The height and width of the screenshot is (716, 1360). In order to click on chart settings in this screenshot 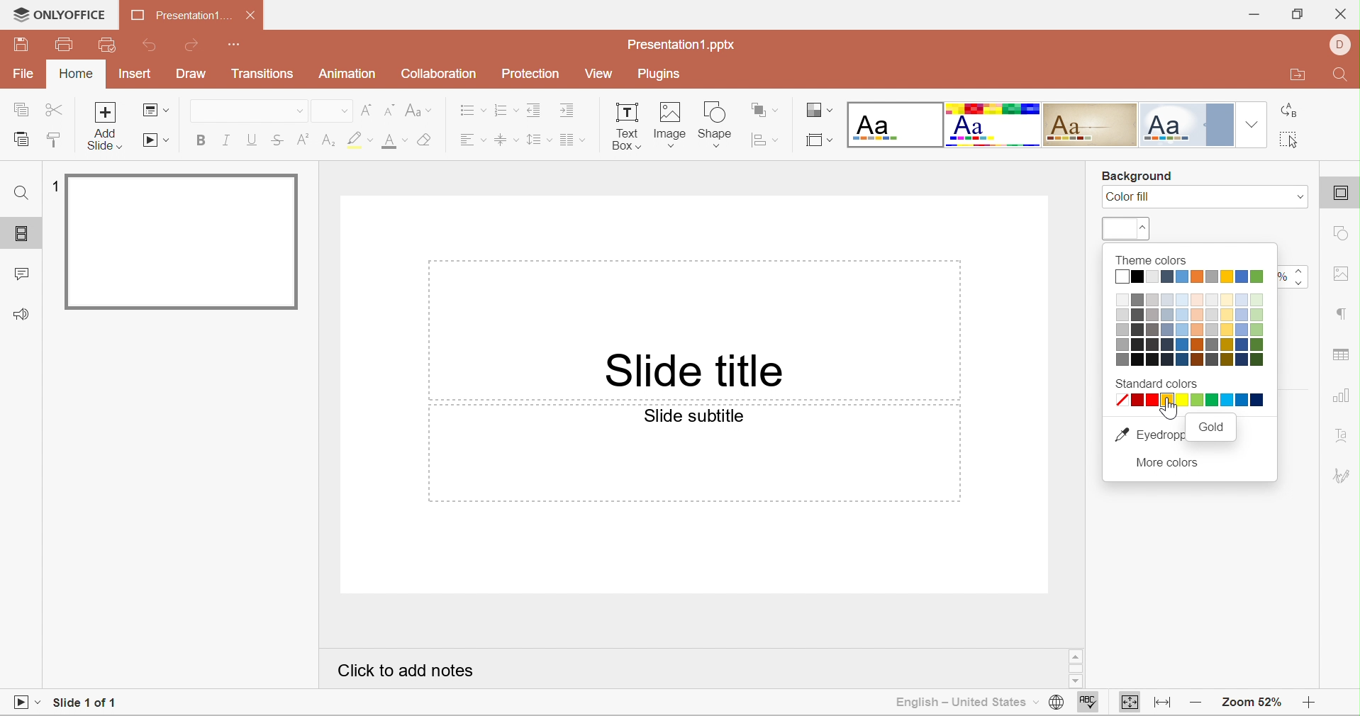, I will do `click(1342, 396)`.